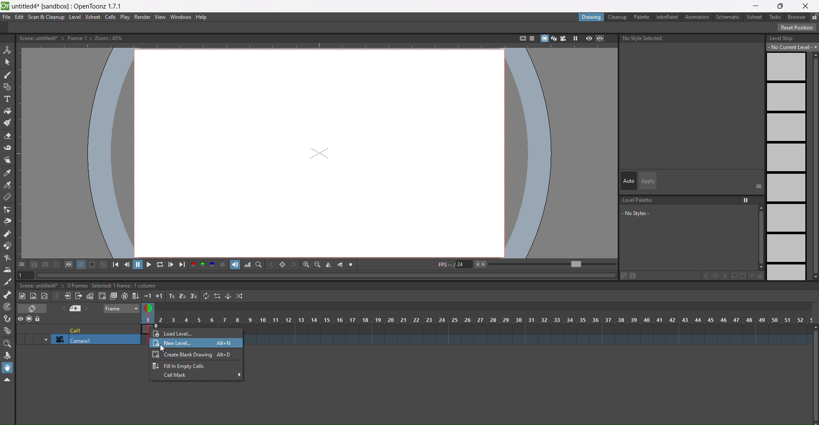 This screenshot has height=425, width=819. What do you see at coordinates (526, 265) in the screenshot?
I see `fps` at bounding box center [526, 265].